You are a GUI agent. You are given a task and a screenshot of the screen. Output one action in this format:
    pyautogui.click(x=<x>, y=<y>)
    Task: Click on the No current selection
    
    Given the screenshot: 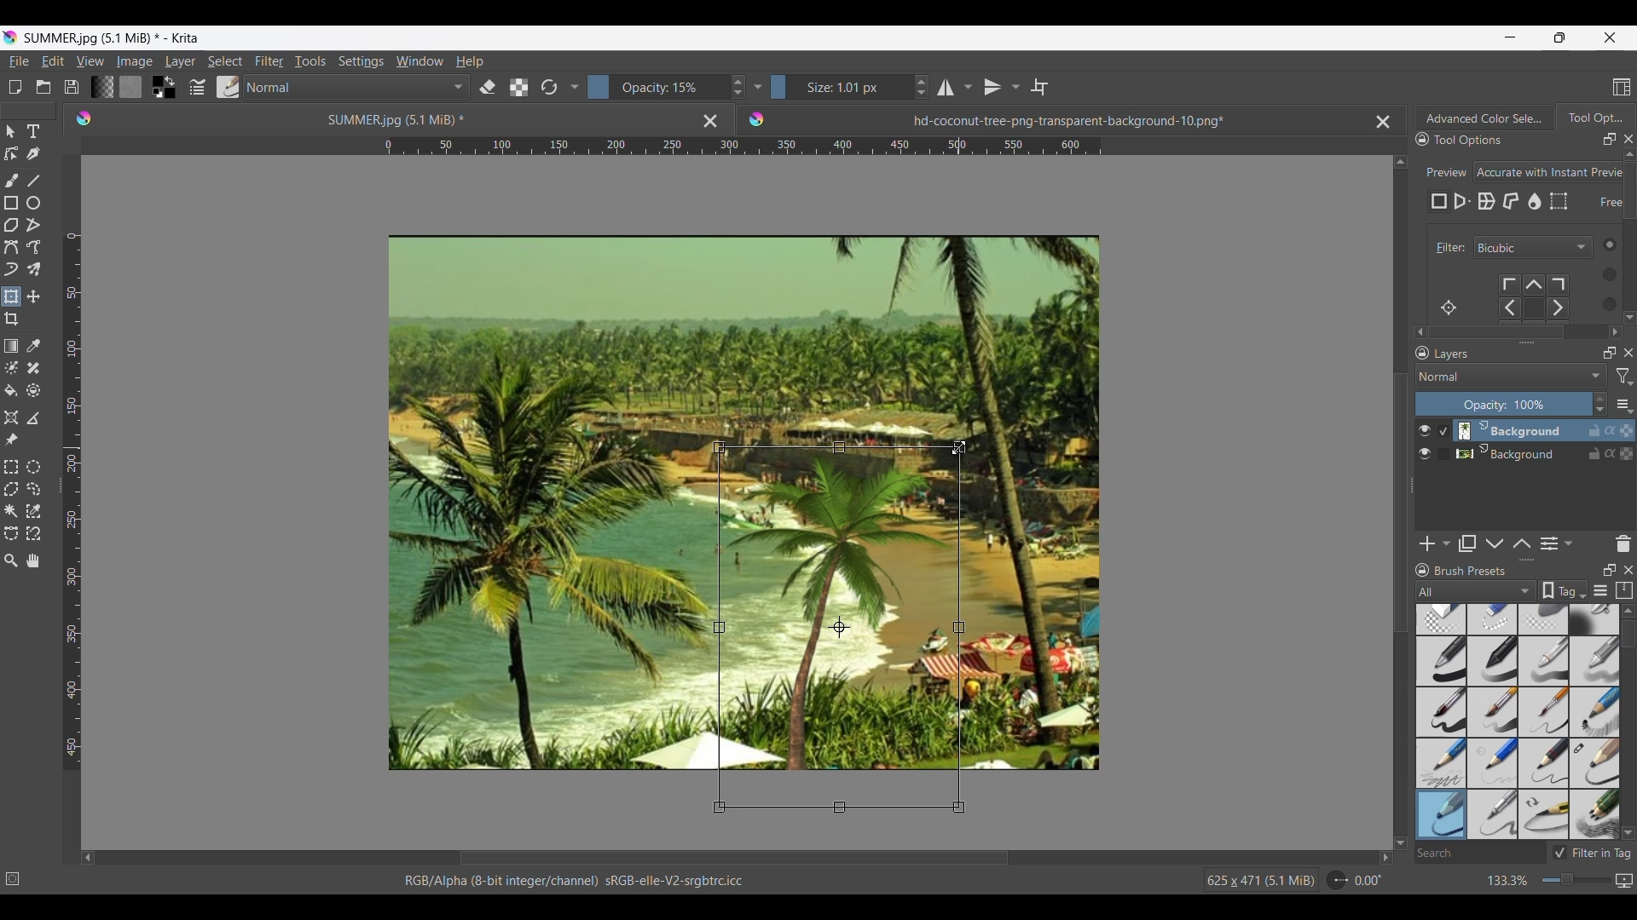 What is the action you would take?
    pyautogui.click(x=17, y=876)
    